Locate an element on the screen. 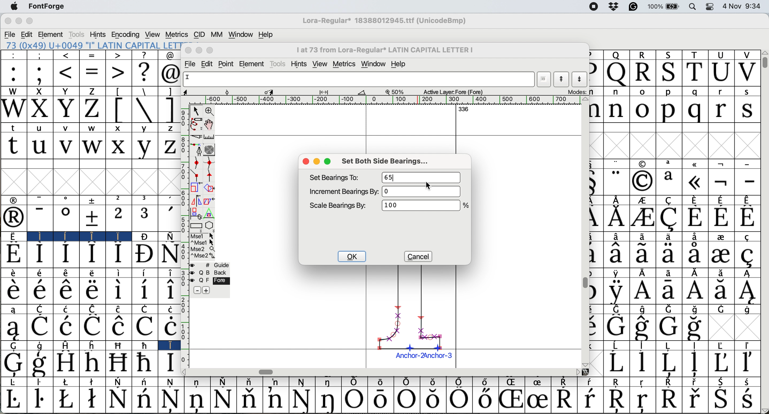 This screenshot has width=769, height=414. Symbol is located at coordinates (616, 328).